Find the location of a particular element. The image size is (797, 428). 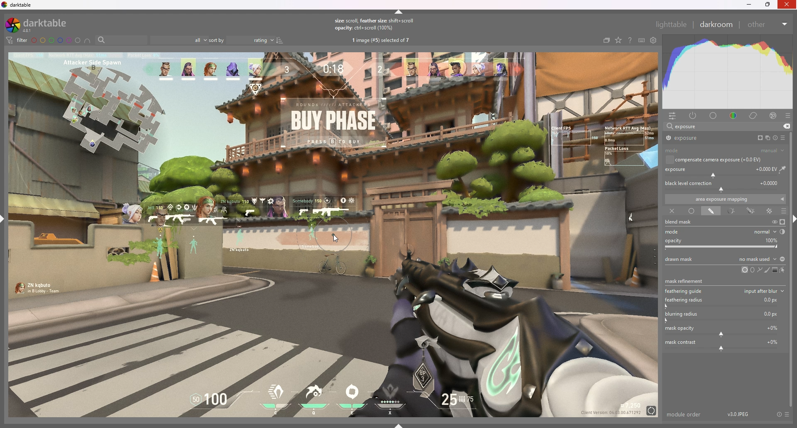

minimize is located at coordinates (749, 5).